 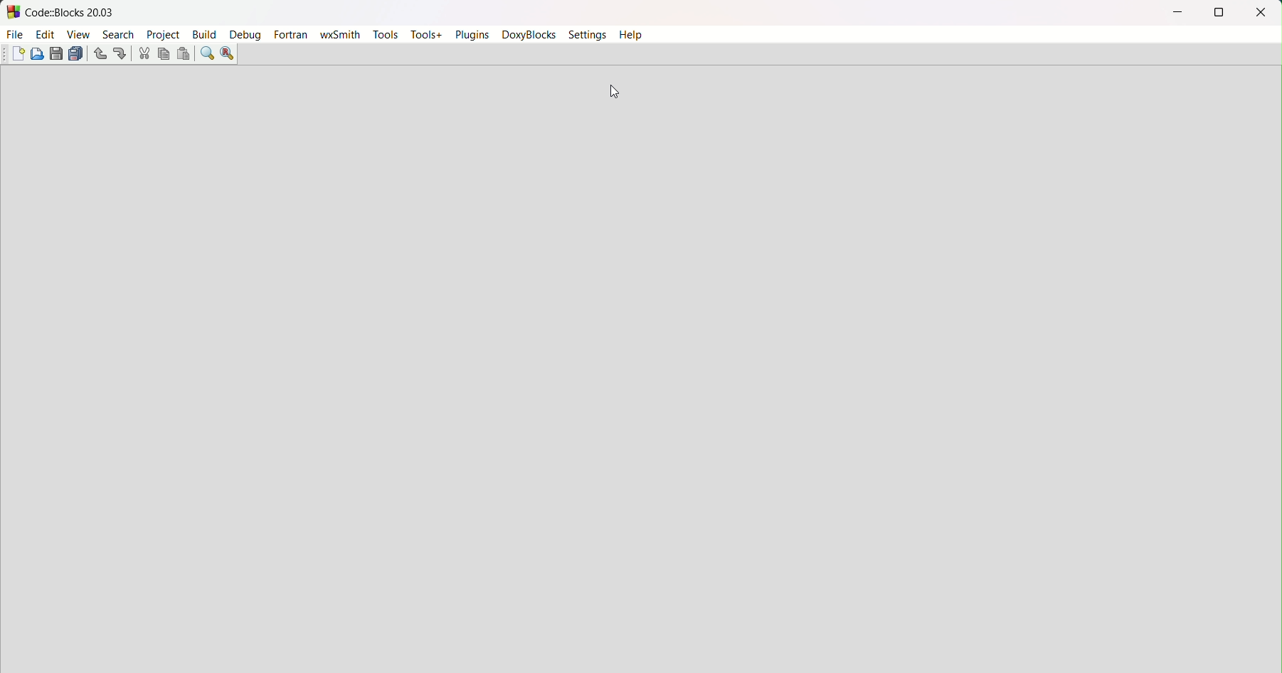 I want to click on new file, so click(x=20, y=55).